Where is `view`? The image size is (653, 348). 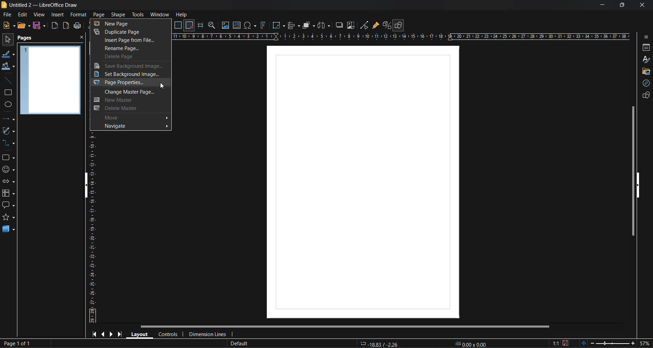
view is located at coordinates (40, 15).